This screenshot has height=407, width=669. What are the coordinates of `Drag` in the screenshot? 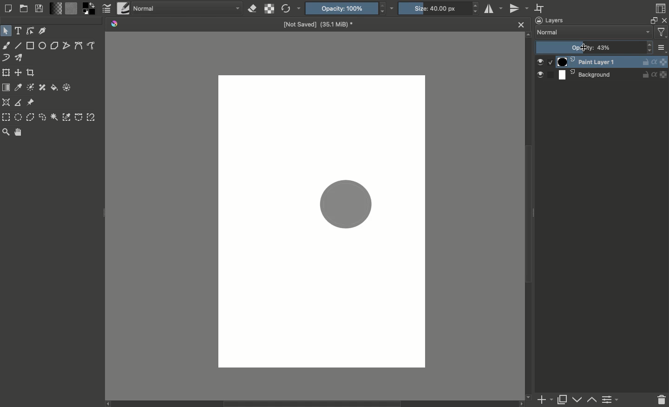 It's located at (103, 214).